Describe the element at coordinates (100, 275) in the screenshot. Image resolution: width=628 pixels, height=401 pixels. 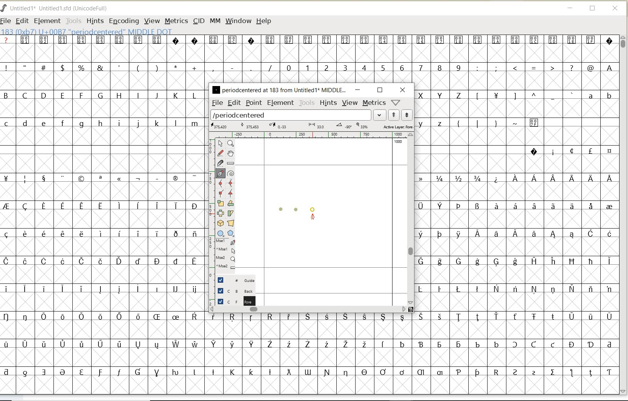
I see `special characters` at that location.